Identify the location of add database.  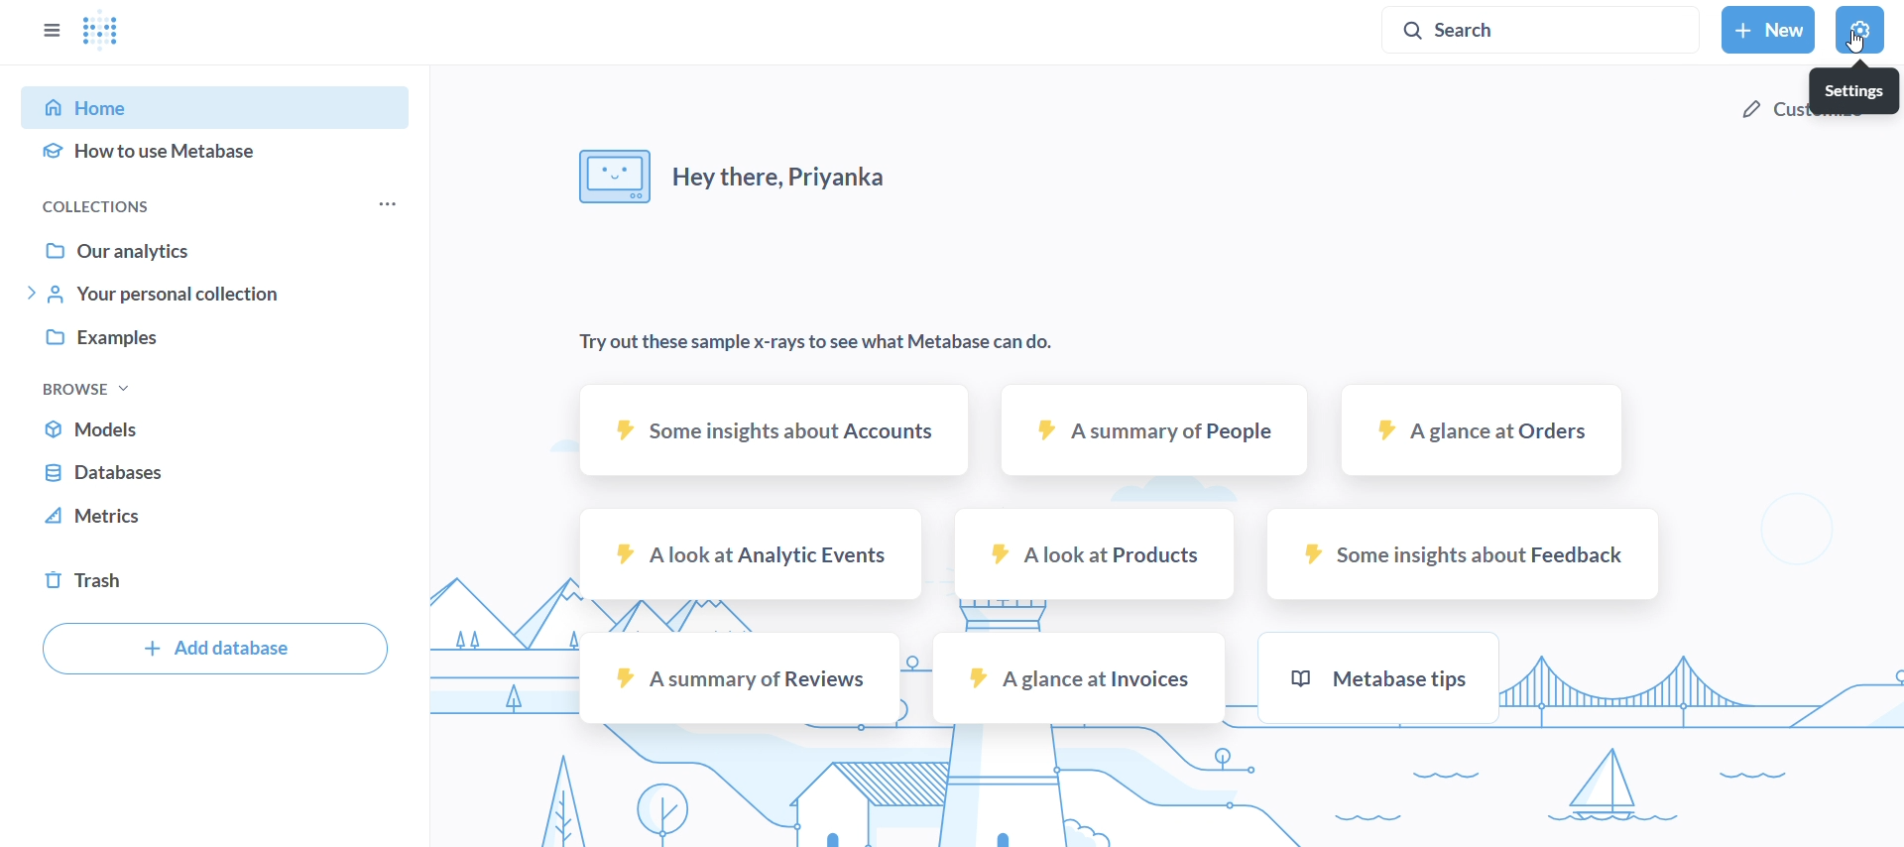
(214, 649).